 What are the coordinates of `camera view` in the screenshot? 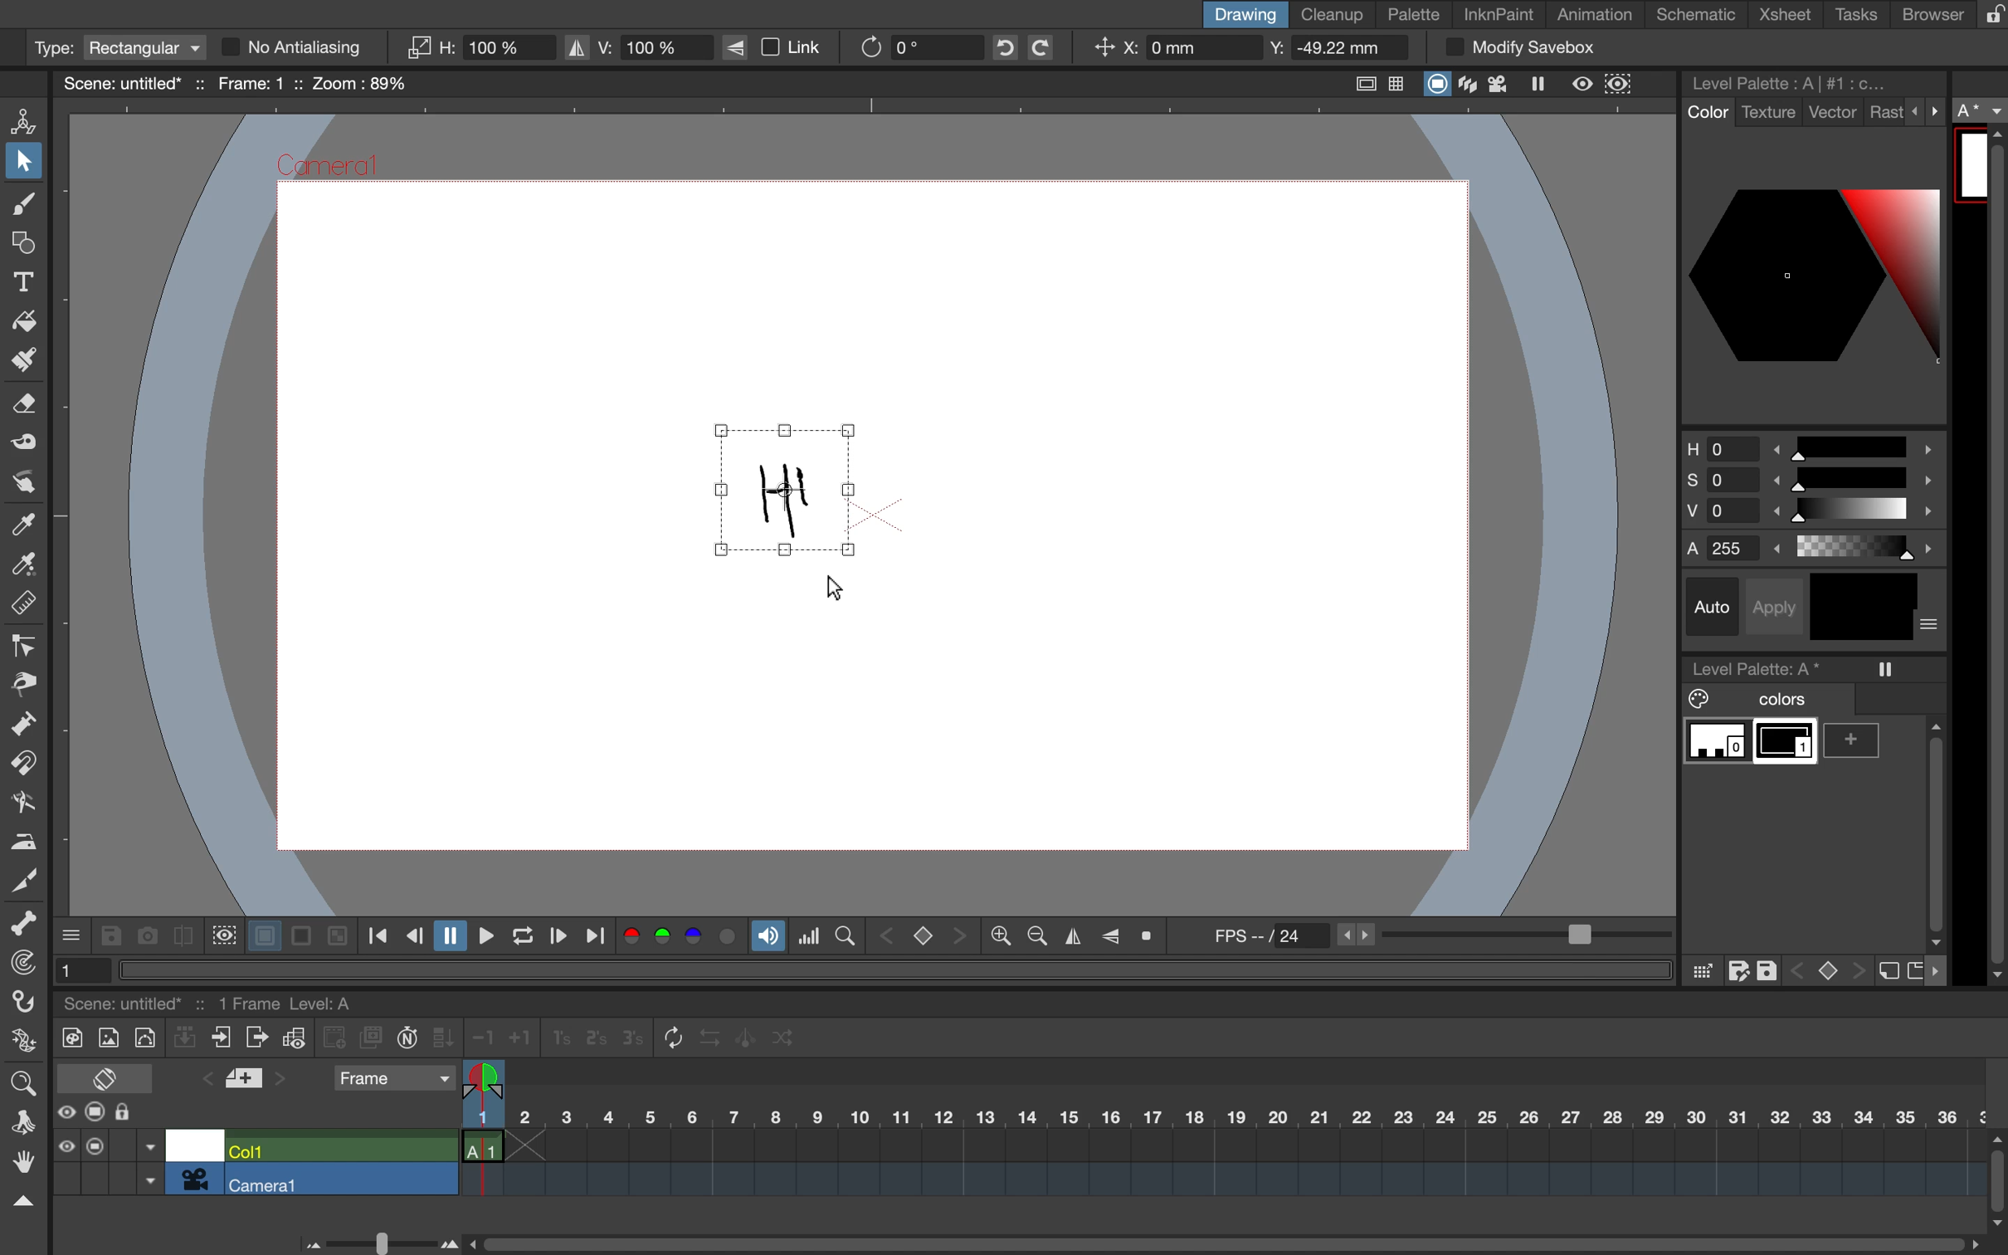 It's located at (1501, 84).